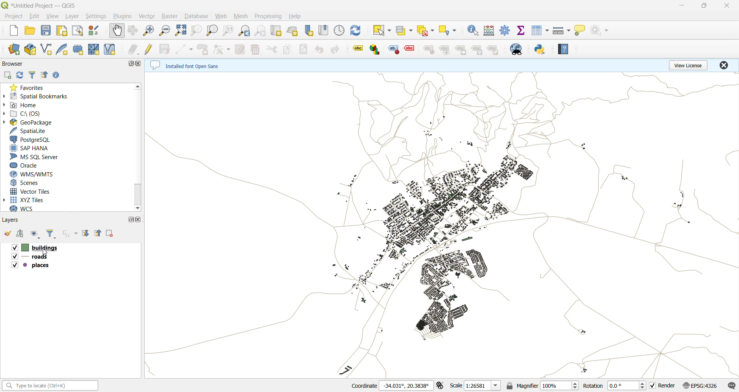  What do you see at coordinates (271, 49) in the screenshot?
I see `cut` at bounding box center [271, 49].